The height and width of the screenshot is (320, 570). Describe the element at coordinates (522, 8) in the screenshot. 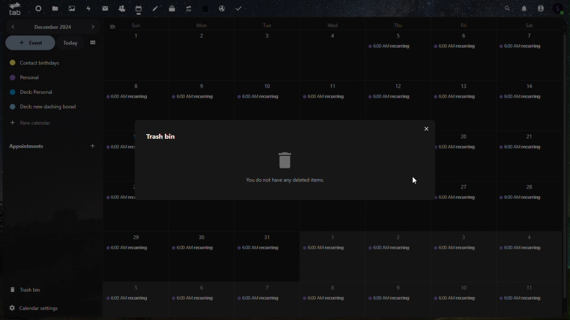

I see `notifications` at that location.